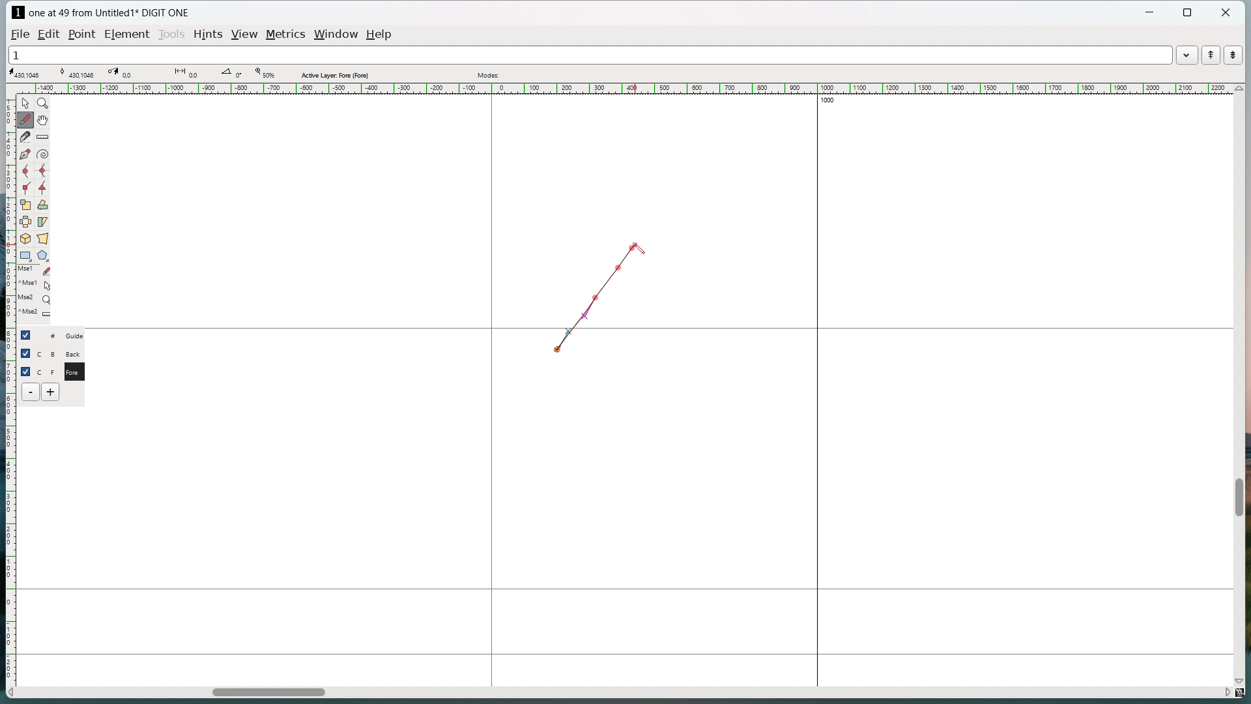 Image resolution: width=1251 pixels, height=704 pixels. What do you see at coordinates (25, 171) in the screenshot?
I see `add a curve point` at bounding box center [25, 171].